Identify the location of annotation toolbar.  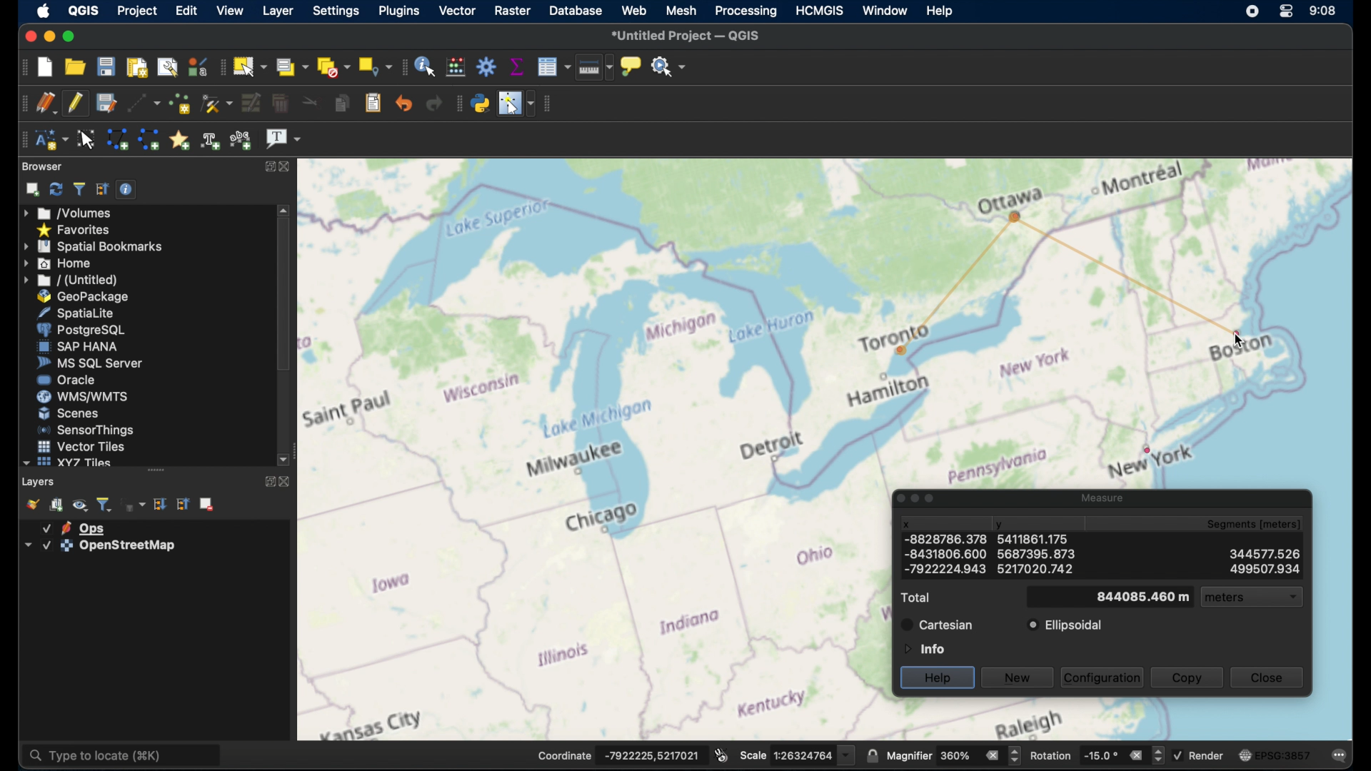
(24, 140).